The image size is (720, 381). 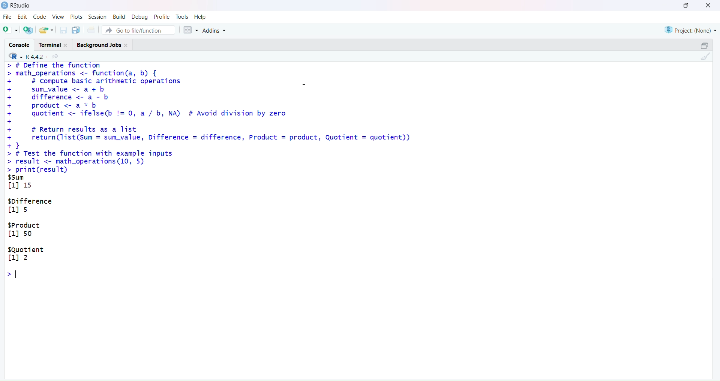 What do you see at coordinates (182, 16) in the screenshot?
I see `Tasks` at bounding box center [182, 16].